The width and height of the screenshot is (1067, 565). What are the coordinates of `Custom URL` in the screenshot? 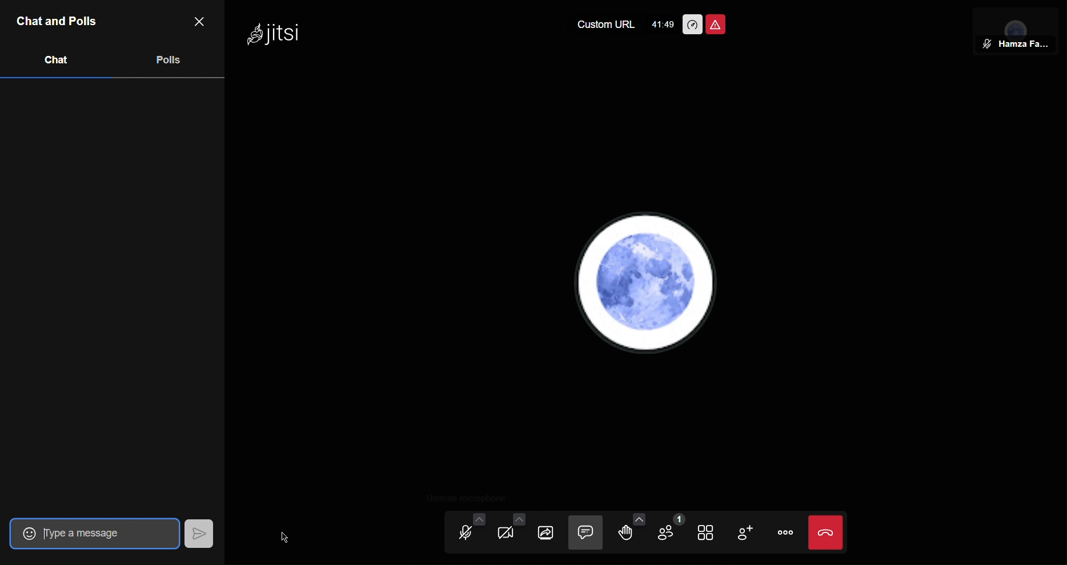 It's located at (604, 23).